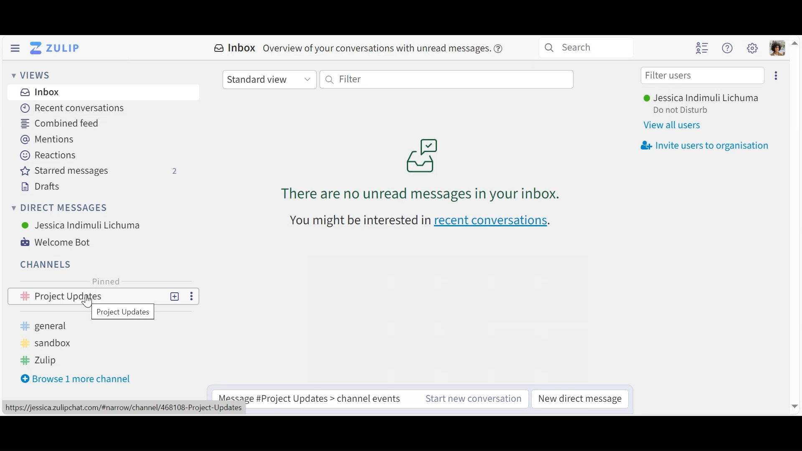 This screenshot has height=451, width=802. What do you see at coordinates (104, 296) in the screenshot?
I see `Channel` at bounding box center [104, 296].